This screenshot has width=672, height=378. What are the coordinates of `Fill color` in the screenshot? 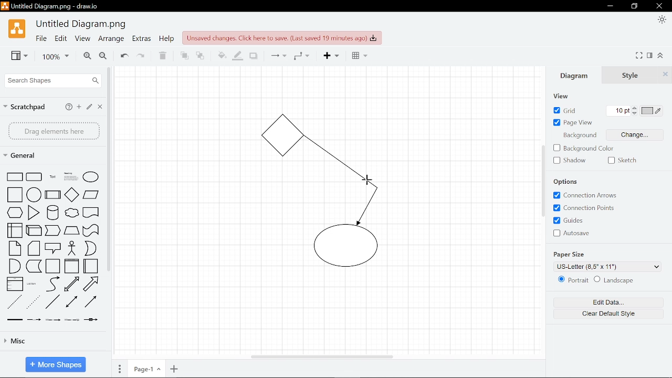 It's located at (219, 55).